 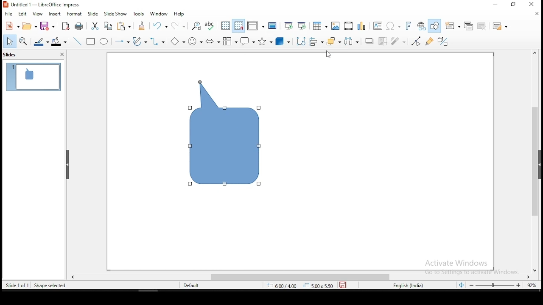 What do you see at coordinates (15, 286) in the screenshot?
I see `slide 1 of 1` at bounding box center [15, 286].